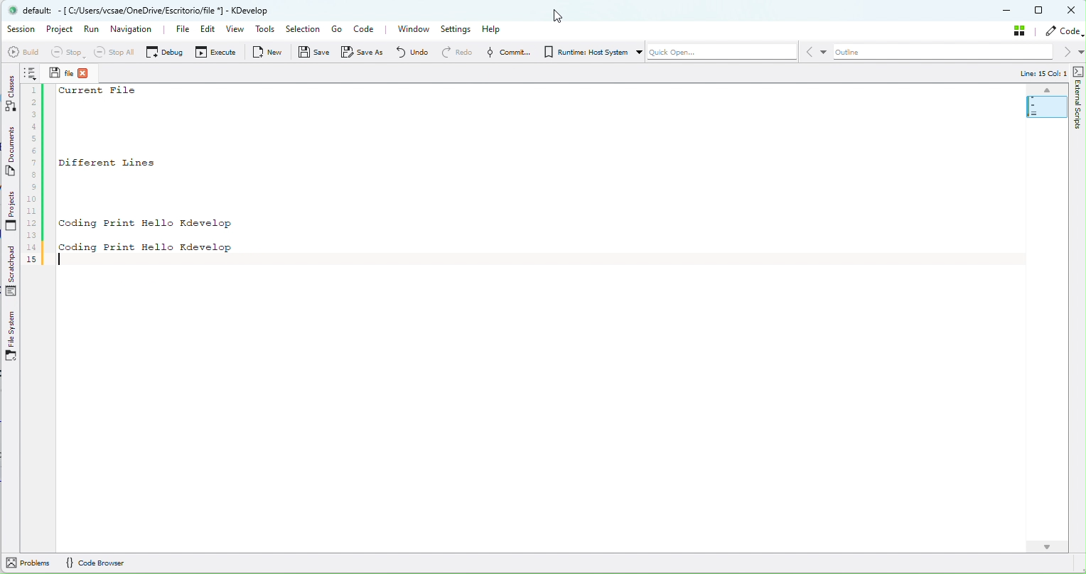  Describe the element at coordinates (1022, 30) in the screenshot. I see `stash` at that location.